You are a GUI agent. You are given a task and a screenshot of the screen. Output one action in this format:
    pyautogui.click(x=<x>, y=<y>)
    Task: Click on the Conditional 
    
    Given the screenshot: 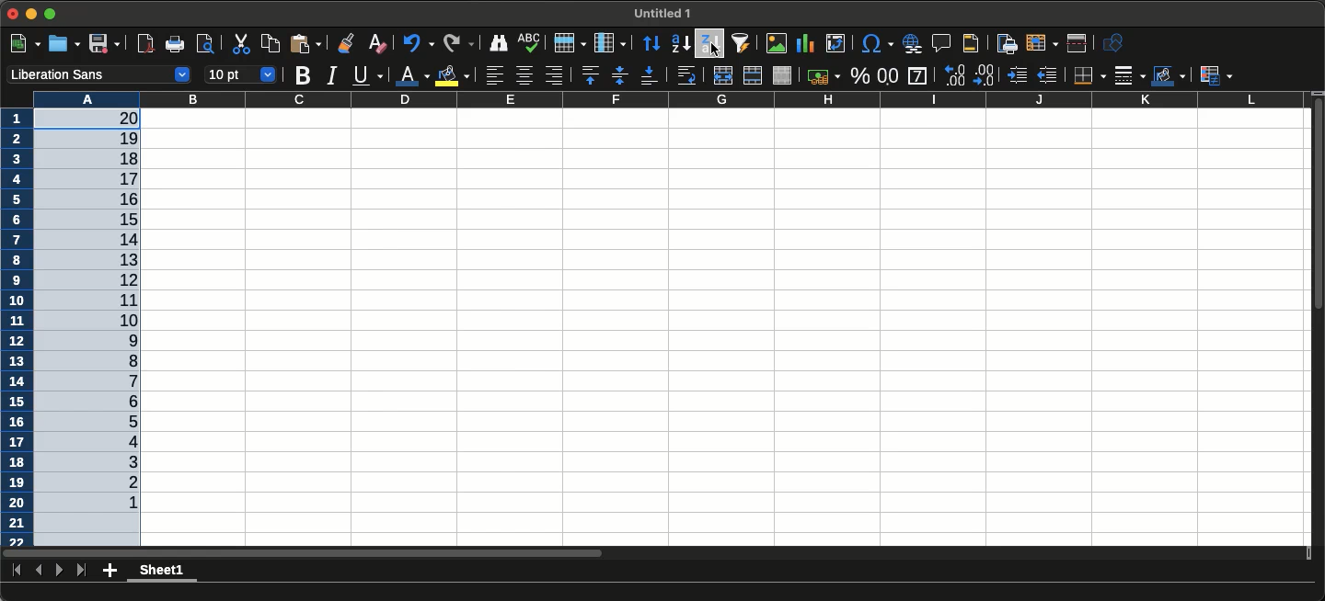 What is the action you would take?
    pyautogui.click(x=1216, y=74)
    